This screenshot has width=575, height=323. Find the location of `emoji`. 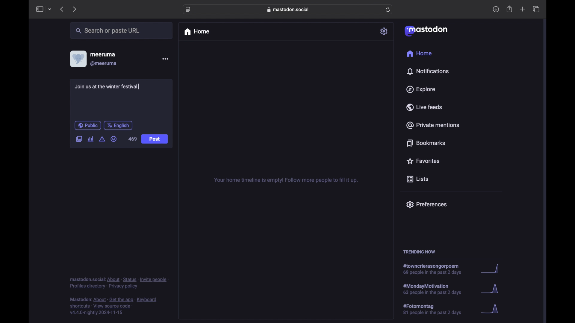

emoji is located at coordinates (114, 139).